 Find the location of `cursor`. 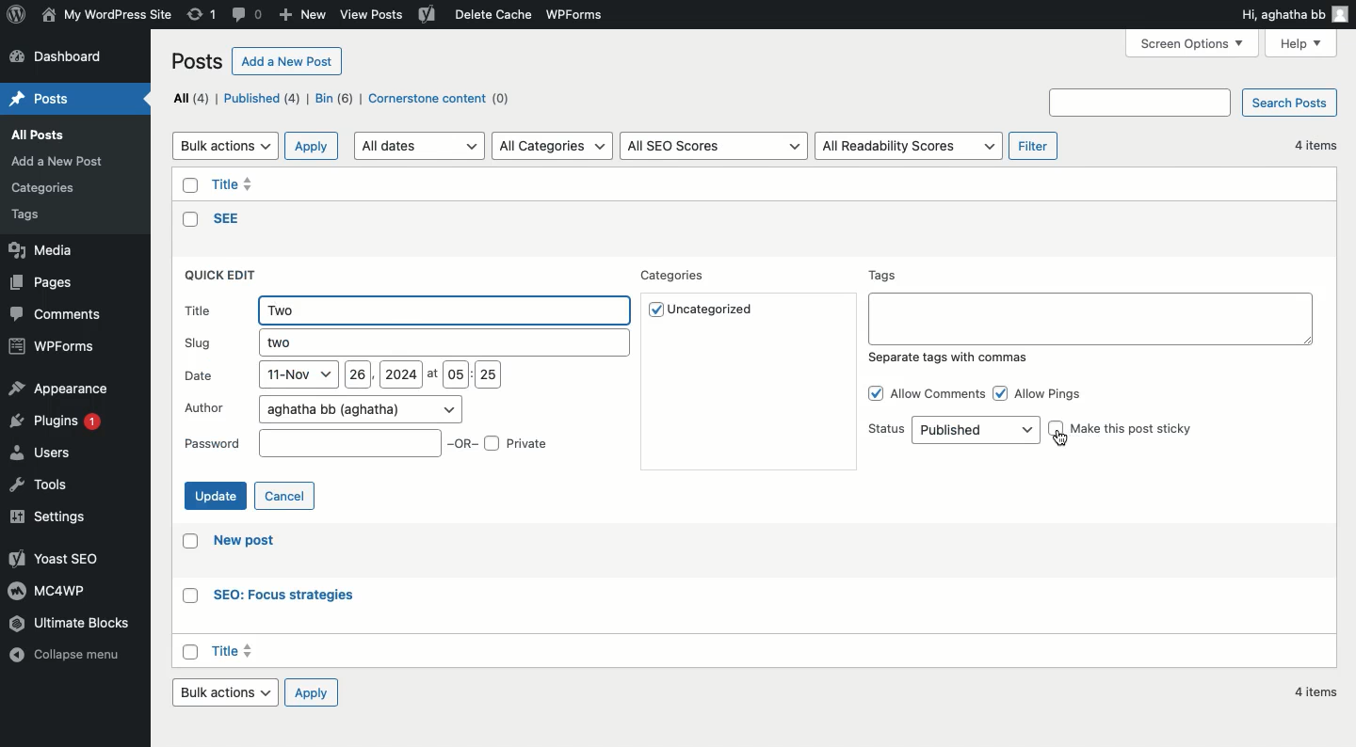

cursor is located at coordinates (1061, 438).